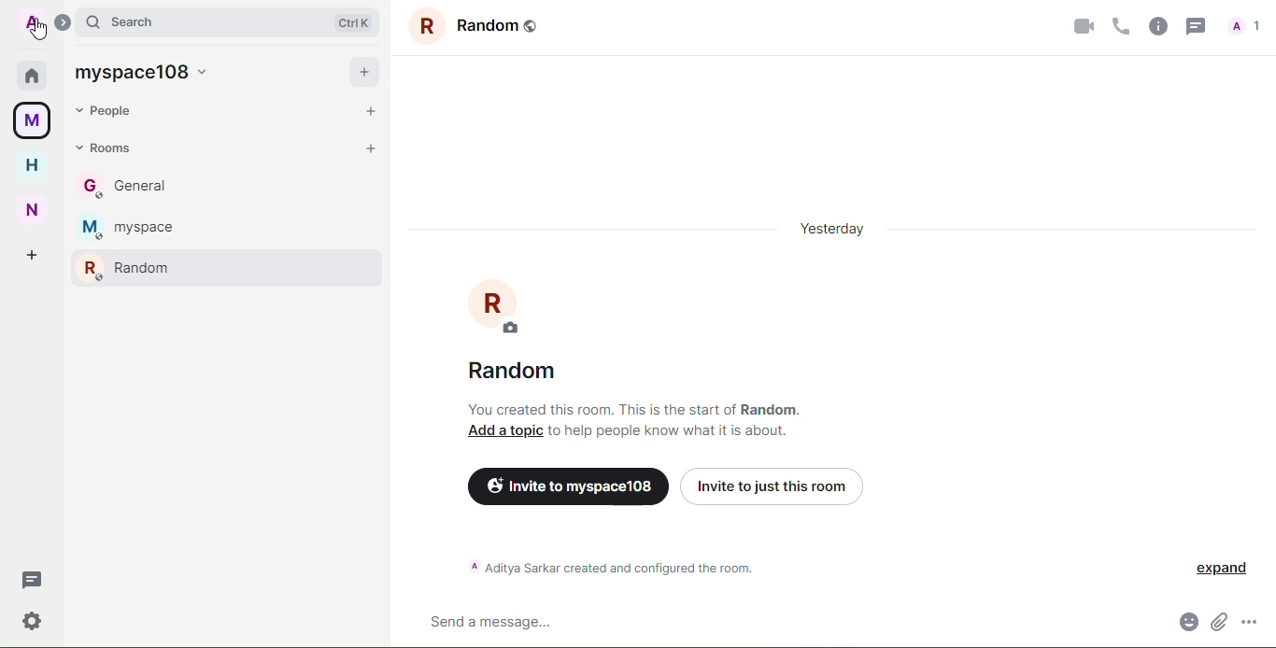 The image size is (1276, 648). I want to click on info, so click(670, 431).